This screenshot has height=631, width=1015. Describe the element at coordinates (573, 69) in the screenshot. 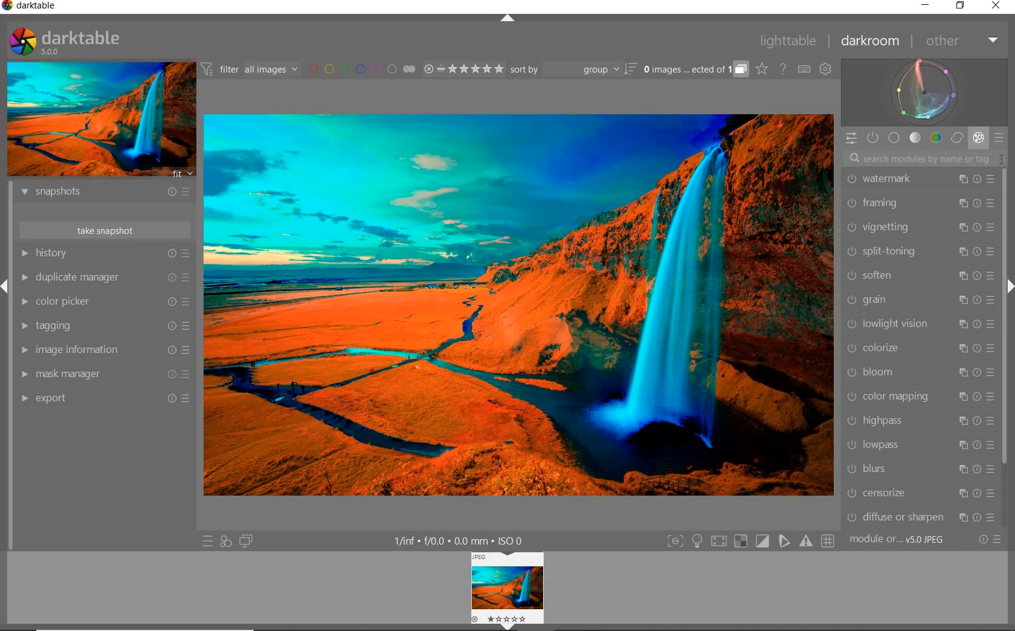

I see `sort by` at that location.